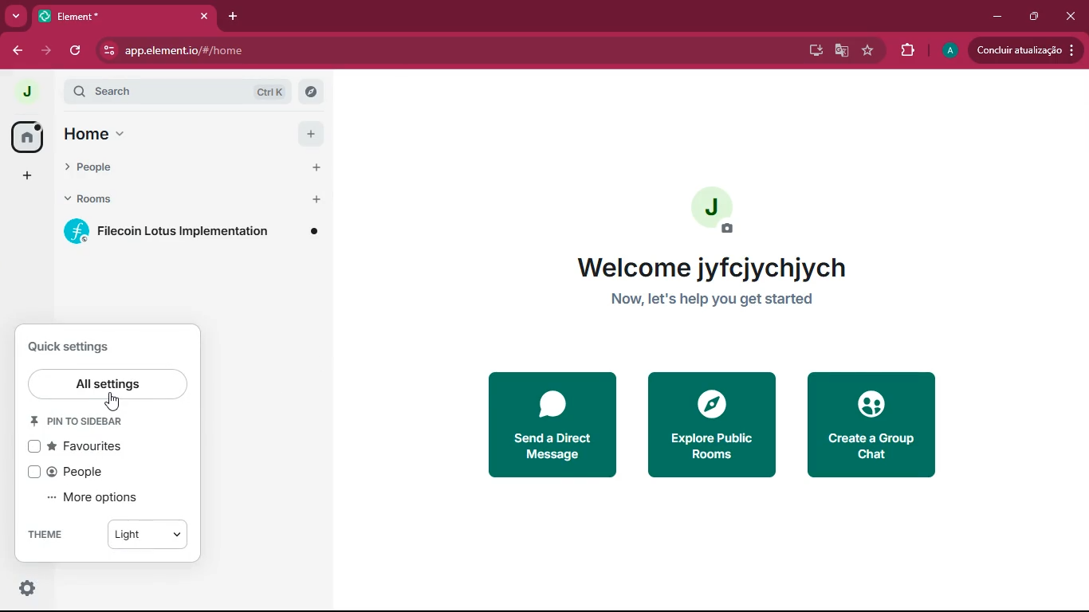 The height and width of the screenshot is (612, 1089). What do you see at coordinates (26, 138) in the screenshot?
I see `home` at bounding box center [26, 138].